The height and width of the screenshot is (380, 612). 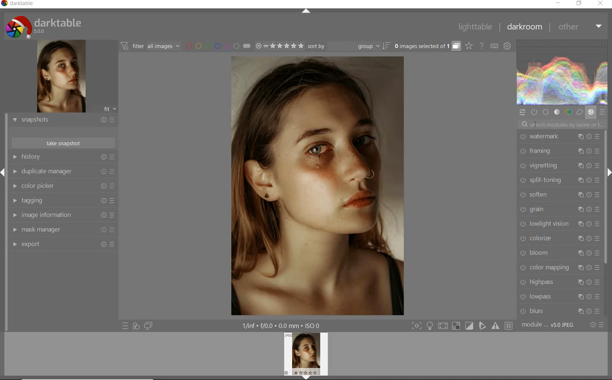 What do you see at coordinates (62, 158) in the screenshot?
I see `history` at bounding box center [62, 158].